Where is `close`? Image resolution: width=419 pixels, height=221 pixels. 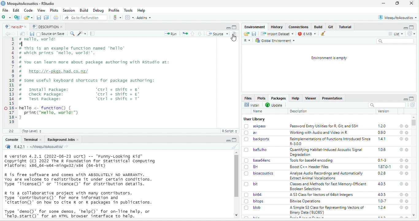 close is located at coordinates (407, 184).